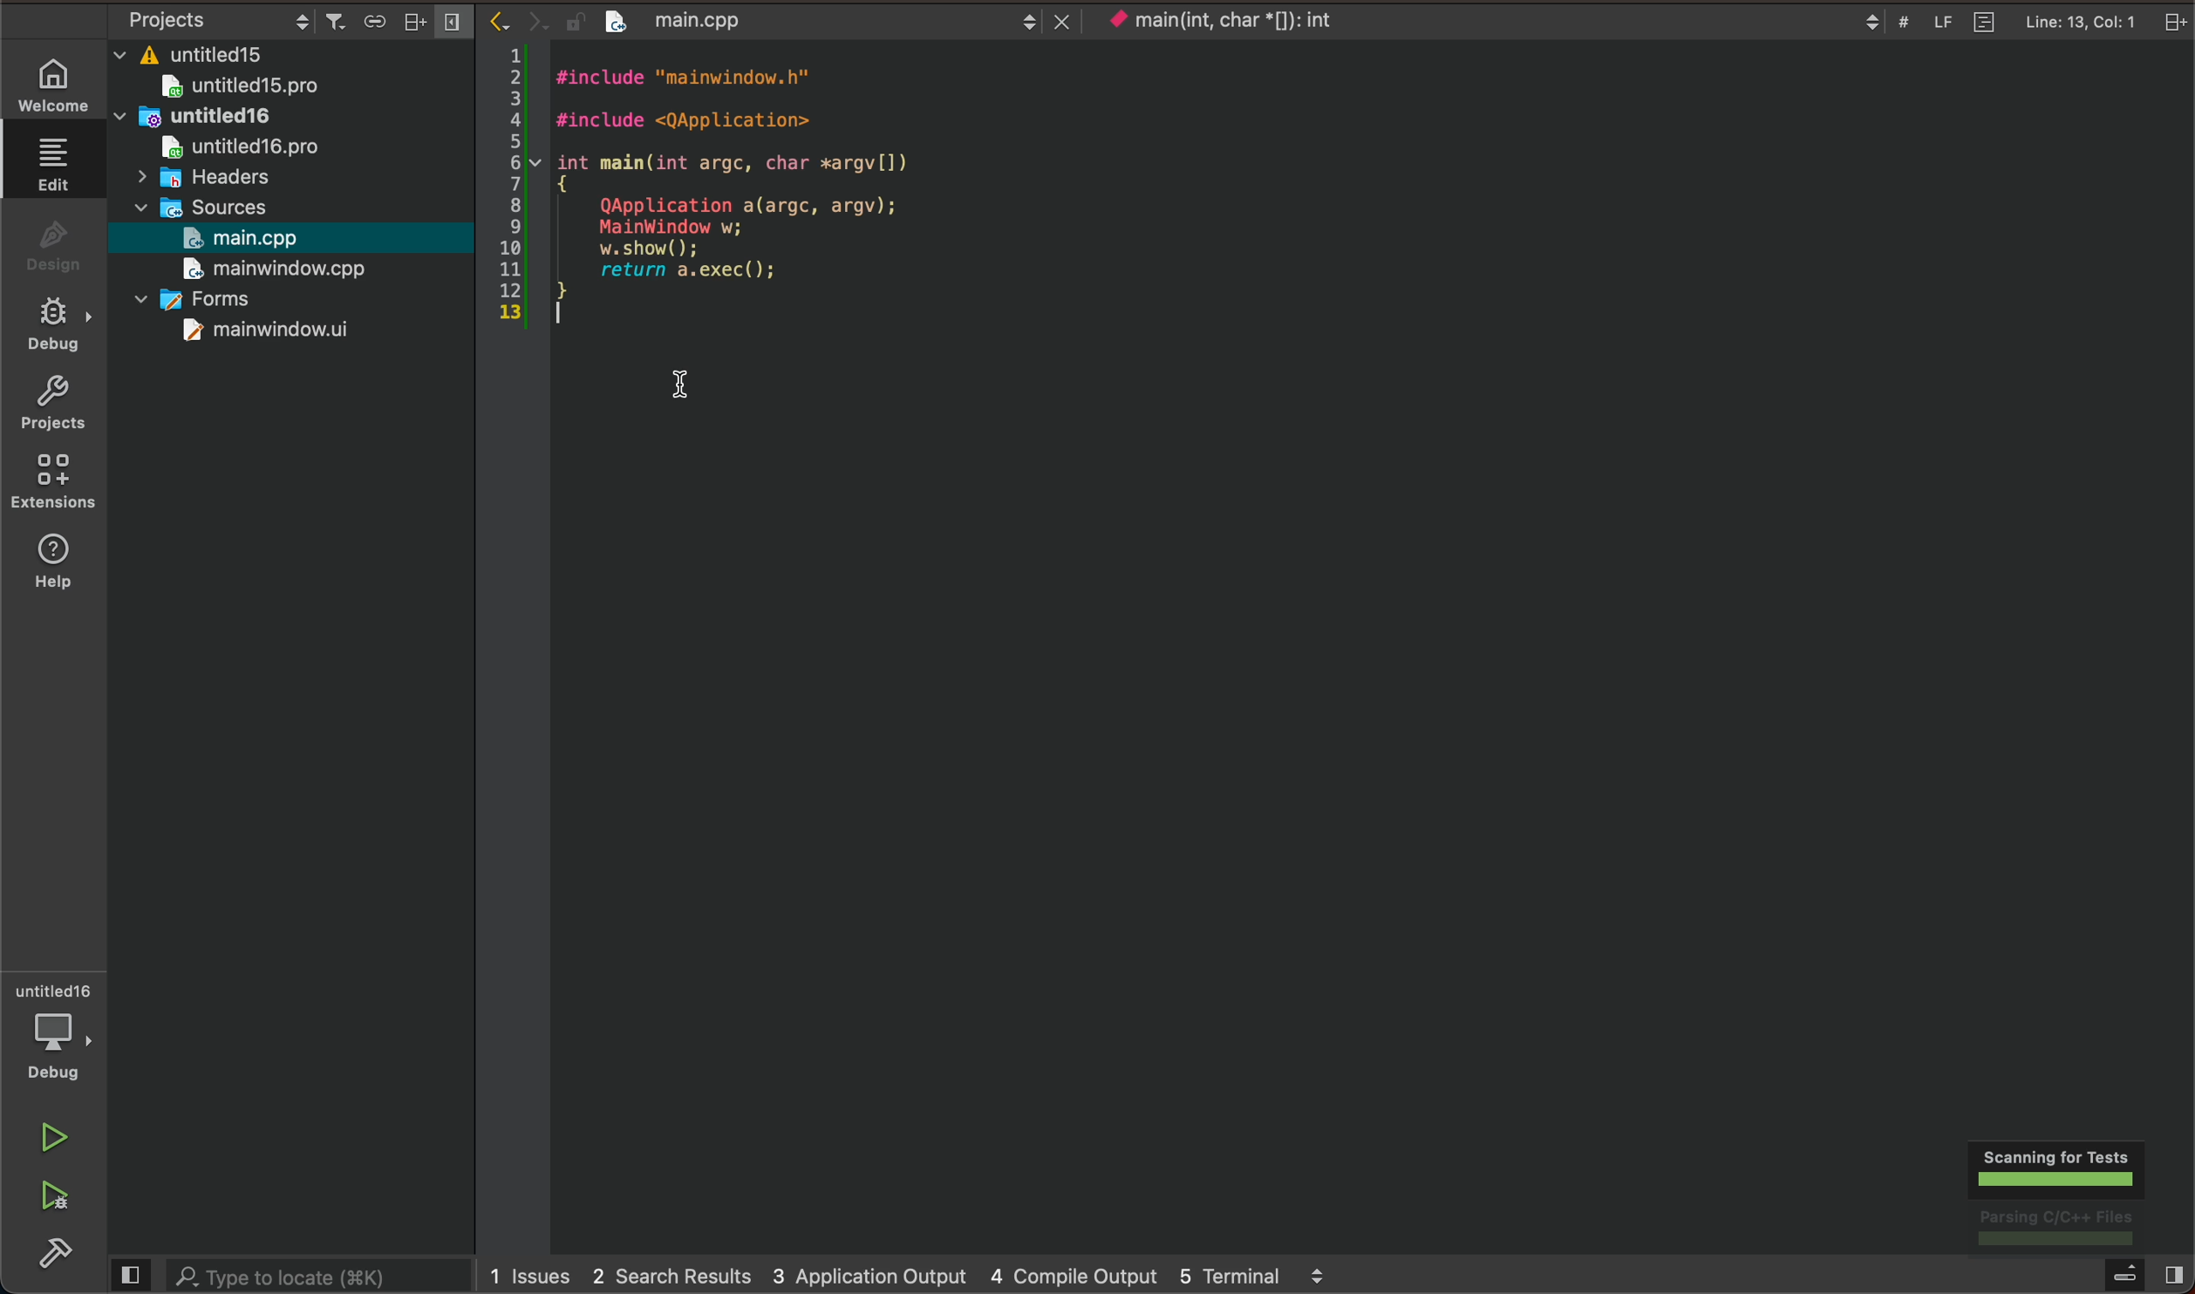 This screenshot has height=1294, width=2195. What do you see at coordinates (222, 176) in the screenshot?
I see `headers` at bounding box center [222, 176].